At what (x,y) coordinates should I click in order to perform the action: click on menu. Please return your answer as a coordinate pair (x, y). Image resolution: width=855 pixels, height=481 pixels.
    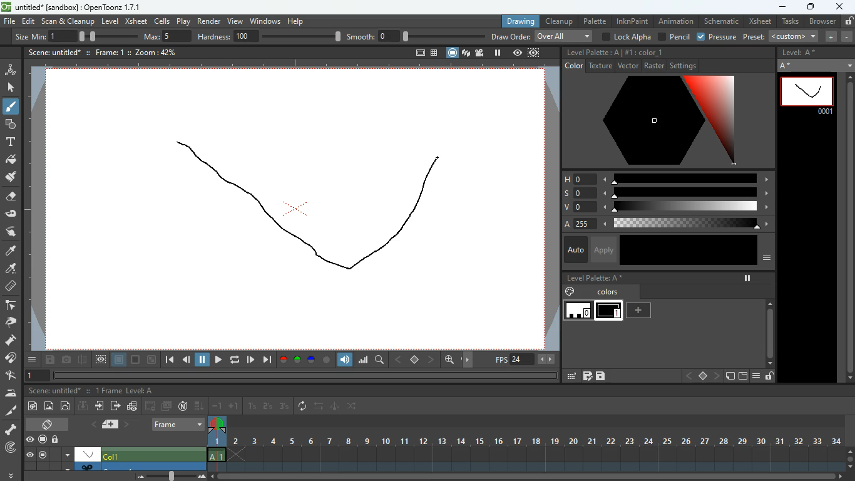
    Looking at the image, I should click on (33, 359).